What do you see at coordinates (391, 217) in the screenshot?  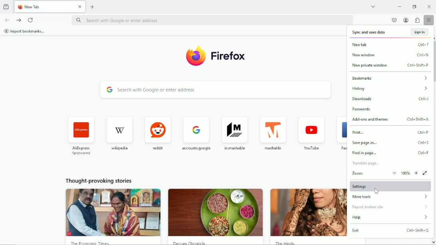 I see `help` at bounding box center [391, 217].